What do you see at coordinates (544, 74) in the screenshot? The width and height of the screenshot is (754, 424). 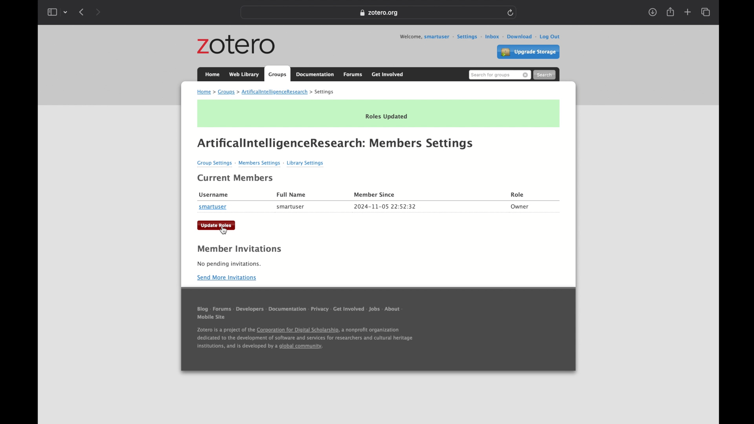 I see `search` at bounding box center [544, 74].